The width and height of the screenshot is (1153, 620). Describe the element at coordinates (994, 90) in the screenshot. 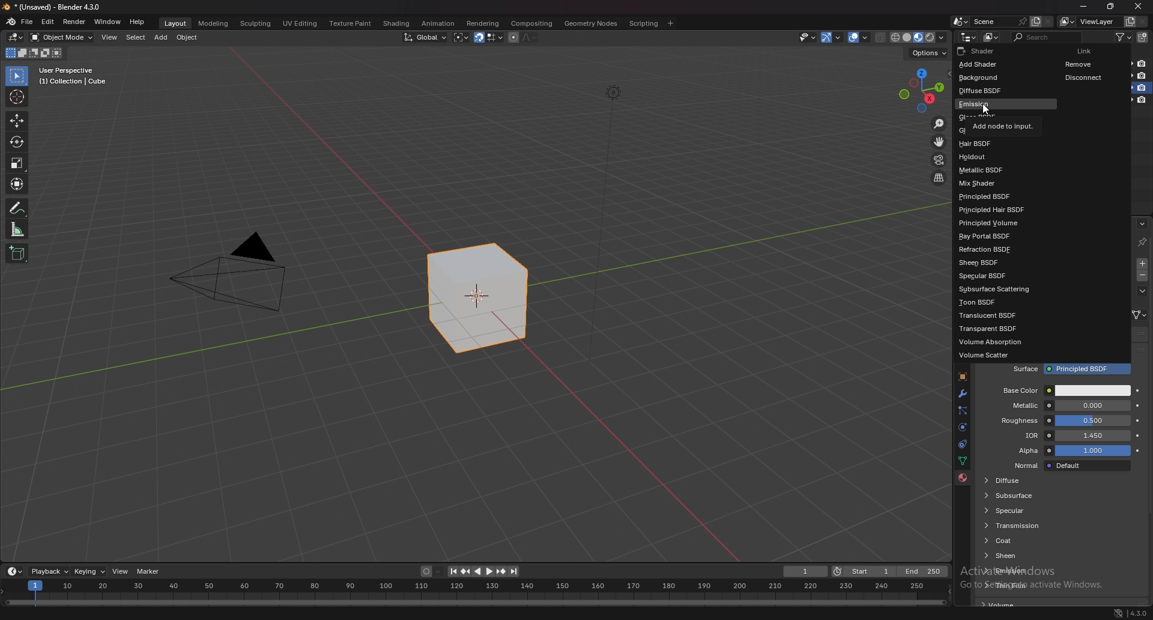

I see `diffuse bsdf` at that location.